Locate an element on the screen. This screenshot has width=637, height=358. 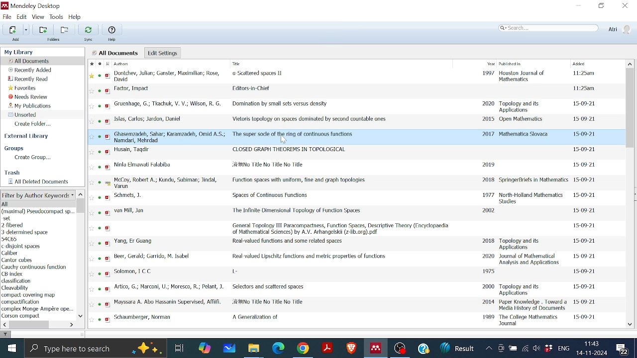
Ninla Elmawali Falabiba Document is located at coordinates (352, 167).